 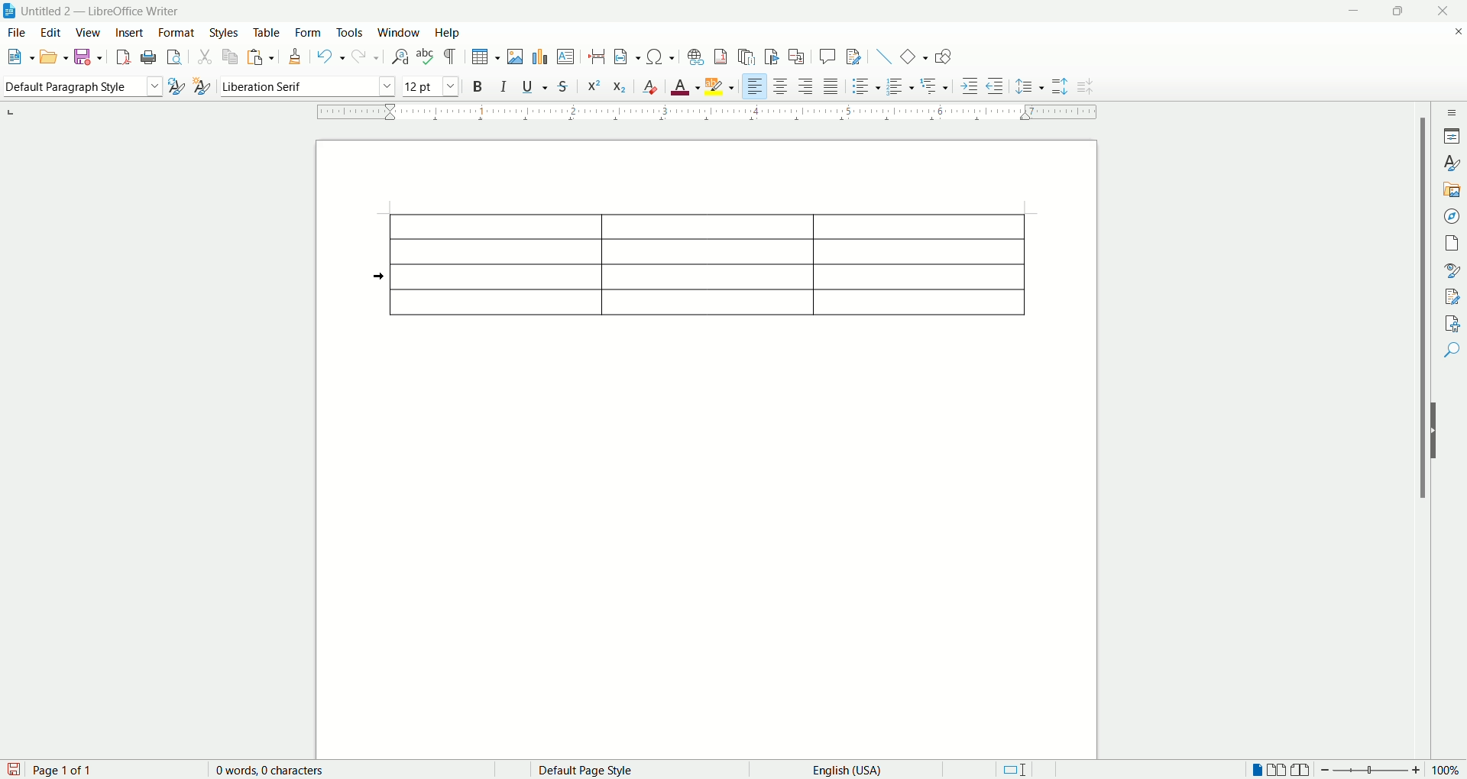 What do you see at coordinates (1450, 350) in the screenshot?
I see `find` at bounding box center [1450, 350].